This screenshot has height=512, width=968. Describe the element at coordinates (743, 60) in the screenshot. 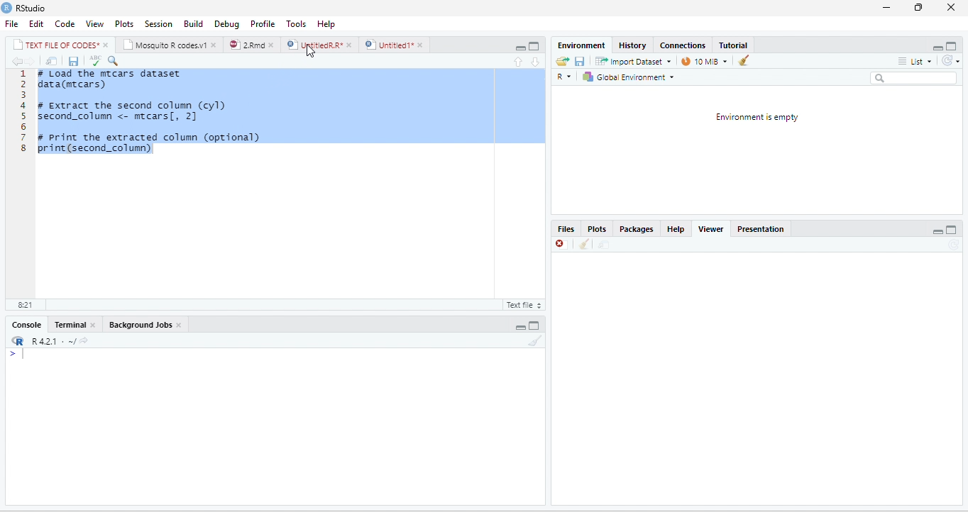

I see `clear` at that location.